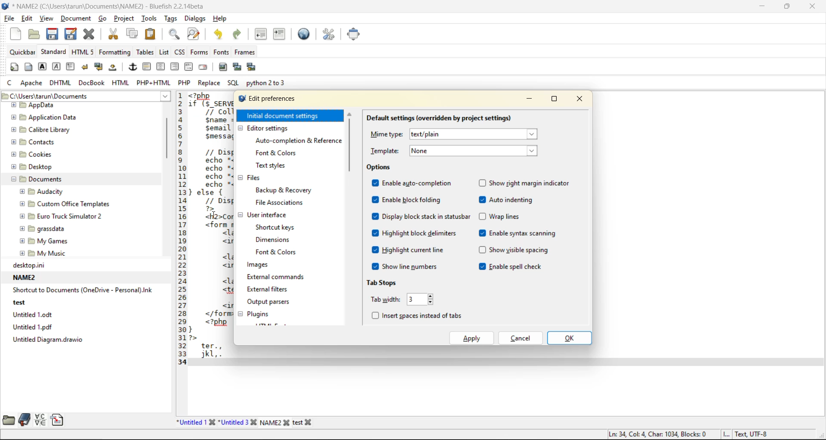 The image size is (826, 440). What do you see at coordinates (271, 129) in the screenshot?
I see `editor settings` at bounding box center [271, 129].